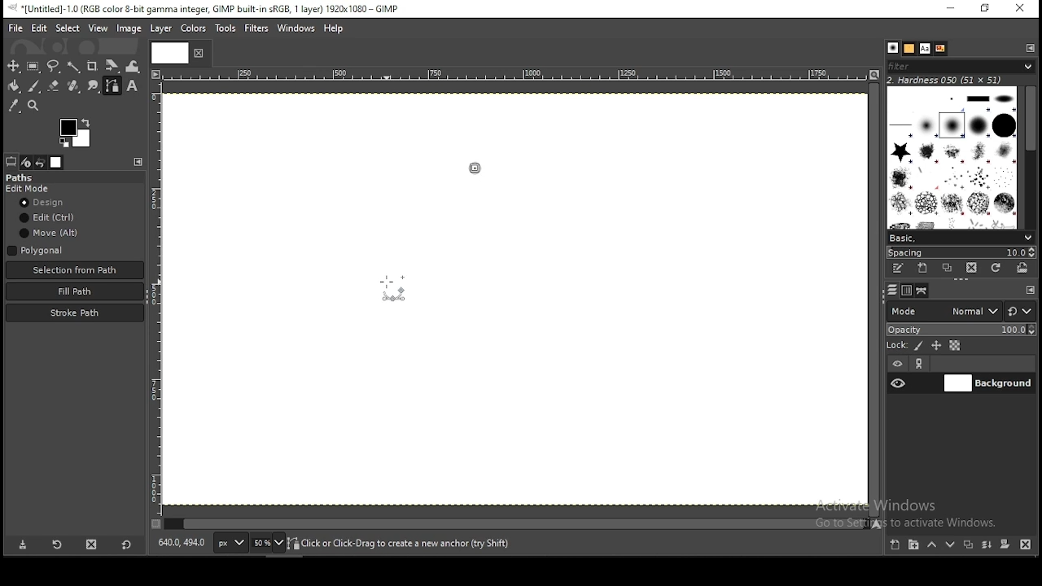 This screenshot has height=586, width=1042. What do you see at coordinates (20, 545) in the screenshot?
I see `save tool preset` at bounding box center [20, 545].